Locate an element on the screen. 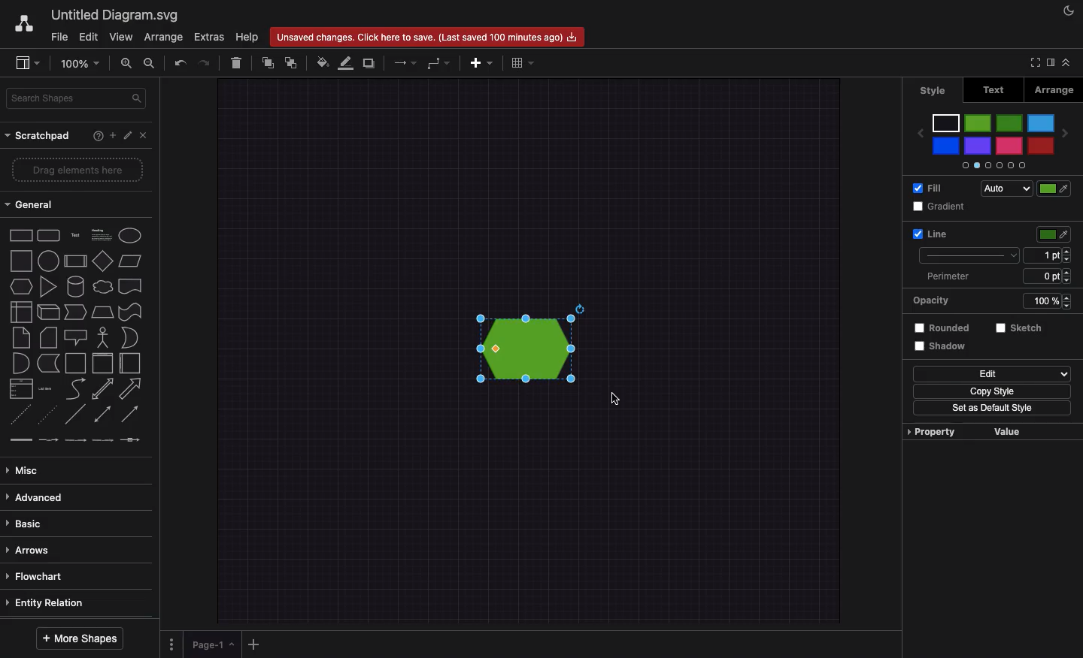  Extras is located at coordinates (210, 36).